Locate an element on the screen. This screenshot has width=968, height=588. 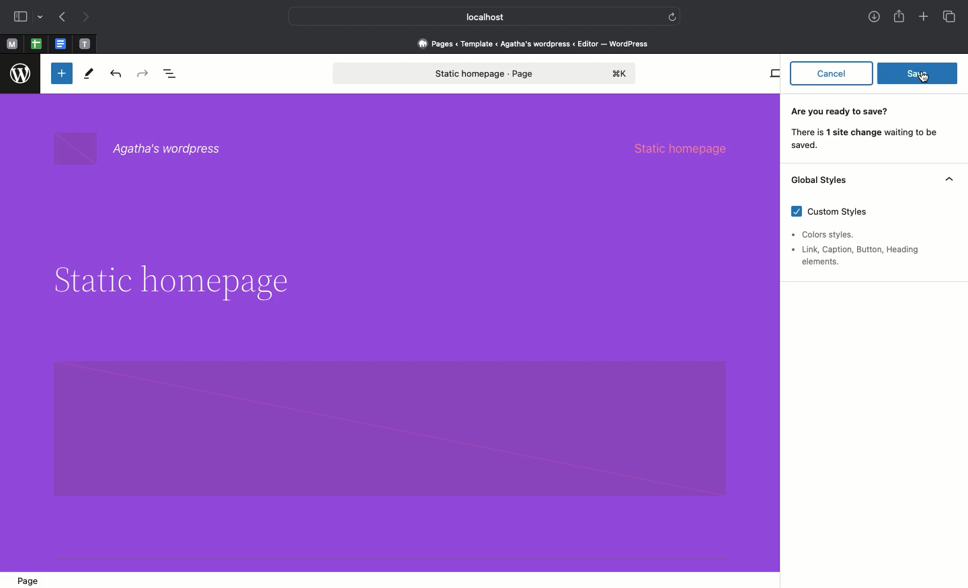
Tools is located at coordinates (89, 77).